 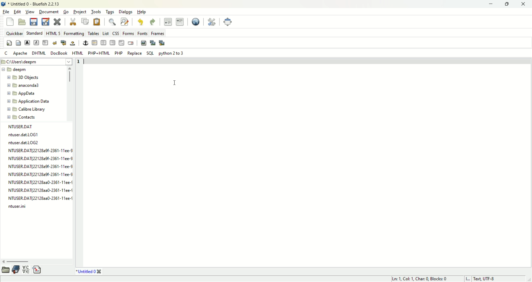 What do you see at coordinates (94, 33) in the screenshot?
I see `tables` at bounding box center [94, 33].